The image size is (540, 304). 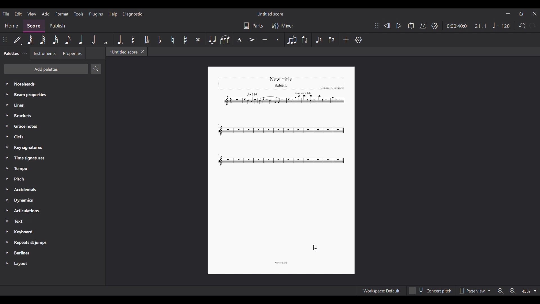 I want to click on Layout, so click(x=53, y=264).